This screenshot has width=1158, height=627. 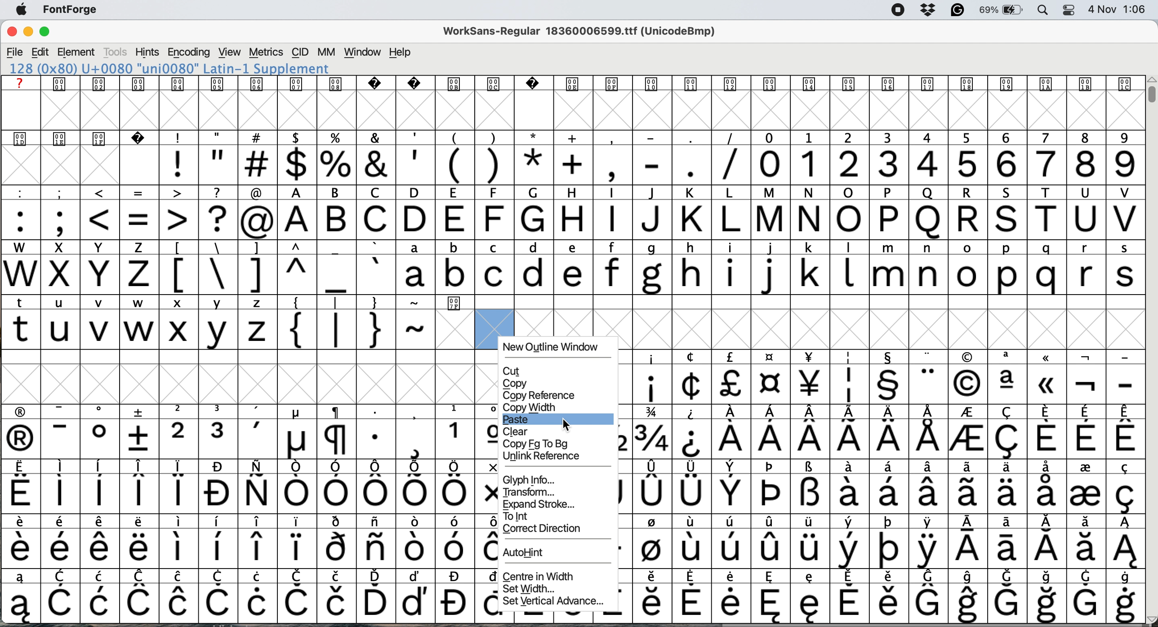 What do you see at coordinates (267, 53) in the screenshot?
I see `metrics` at bounding box center [267, 53].